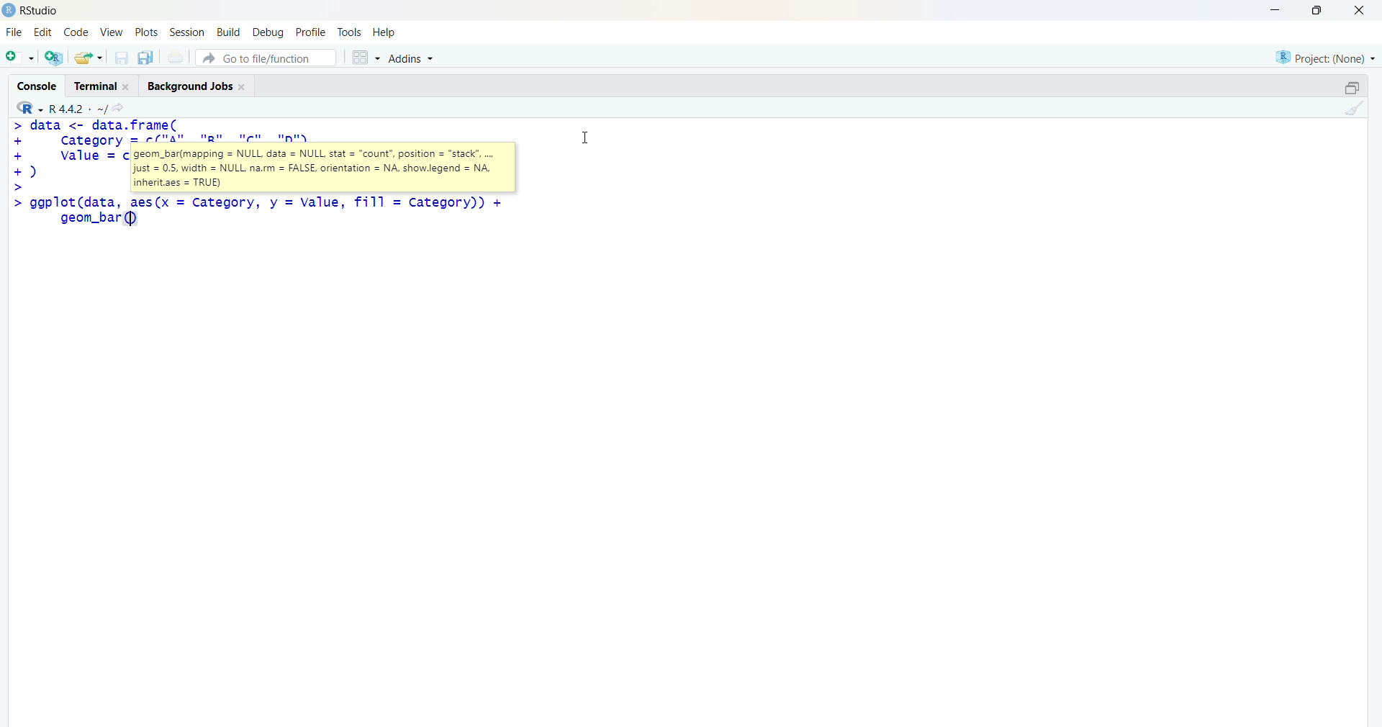 Image resolution: width=1382 pixels, height=727 pixels. Describe the element at coordinates (43, 32) in the screenshot. I see `edit` at that location.